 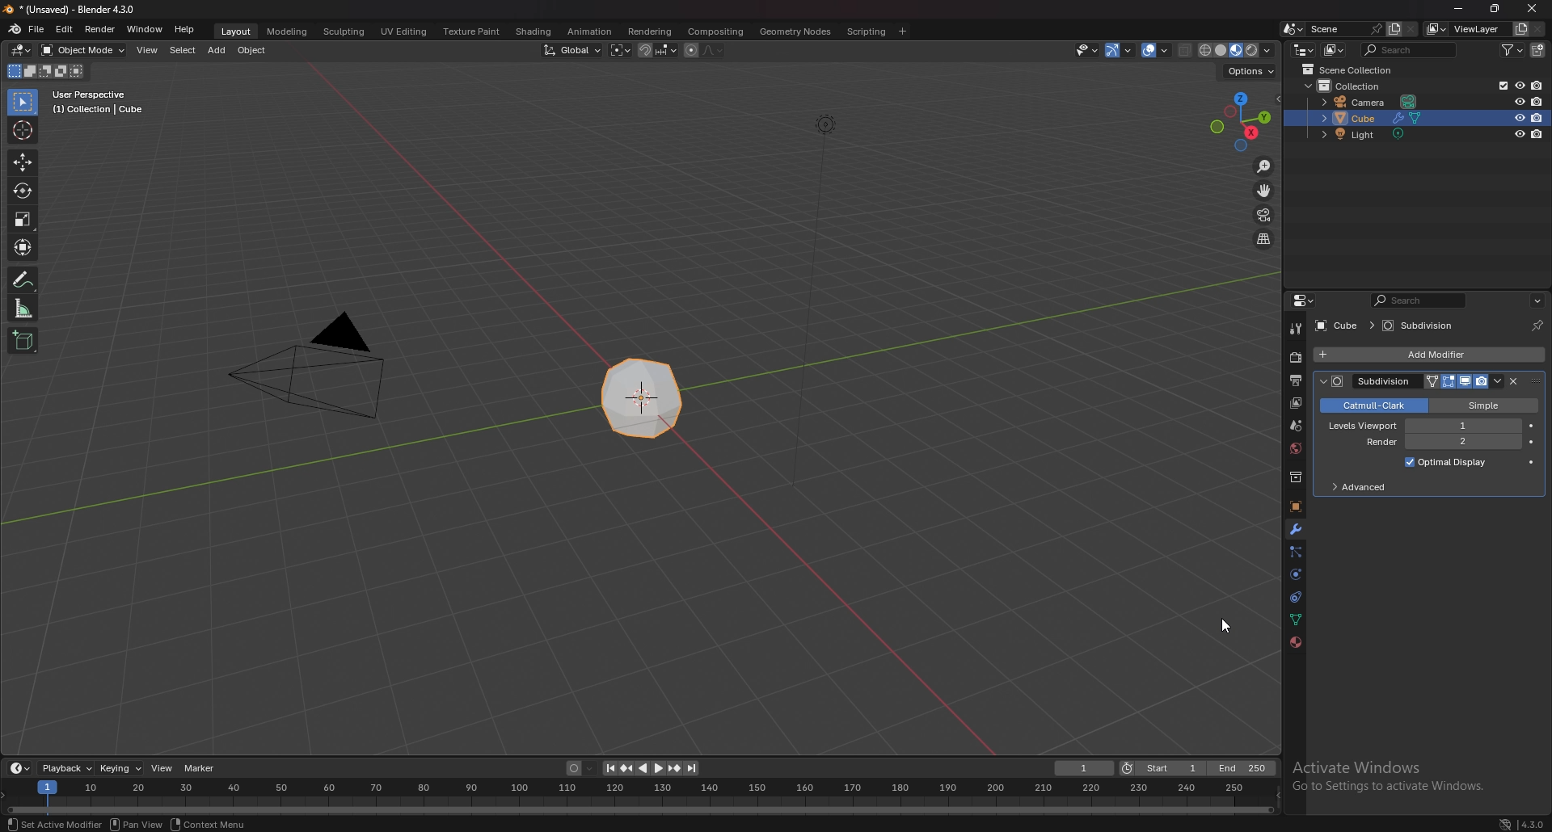 I want to click on context menu, so click(x=210, y=824).